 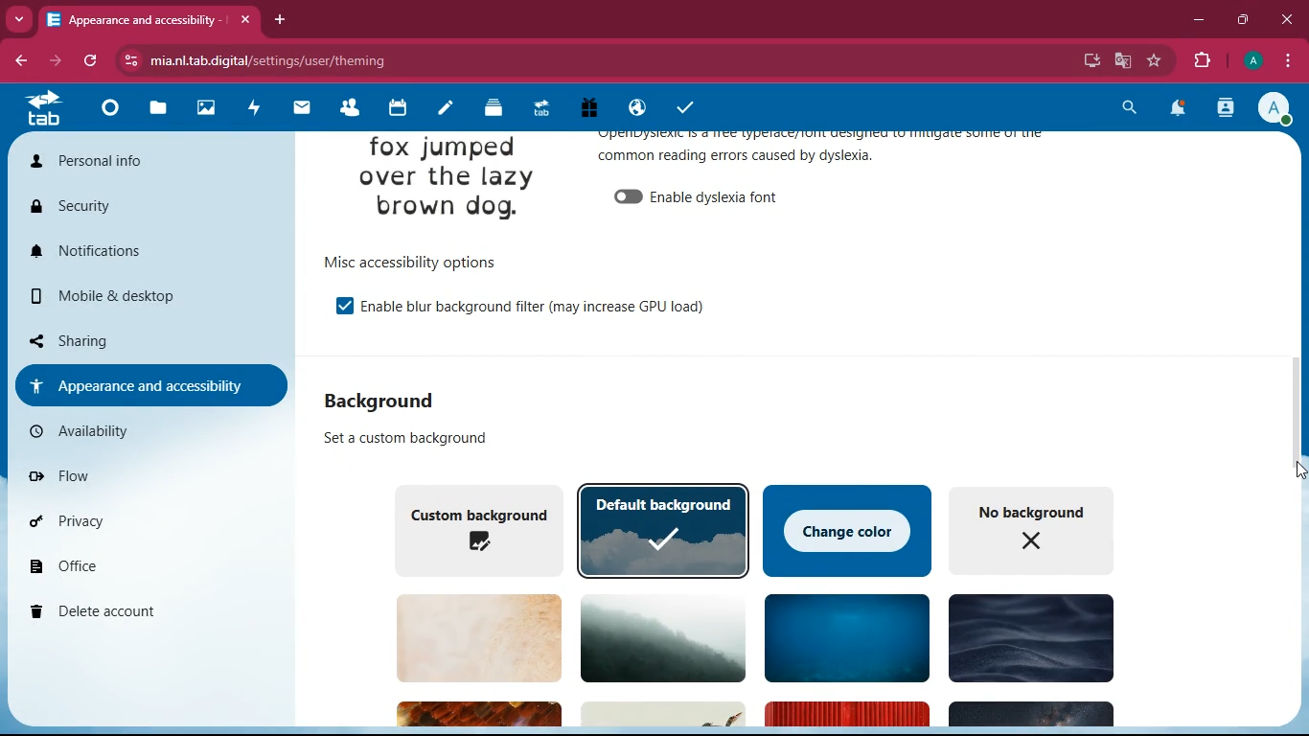 What do you see at coordinates (474, 529) in the screenshot?
I see `custom` at bounding box center [474, 529].